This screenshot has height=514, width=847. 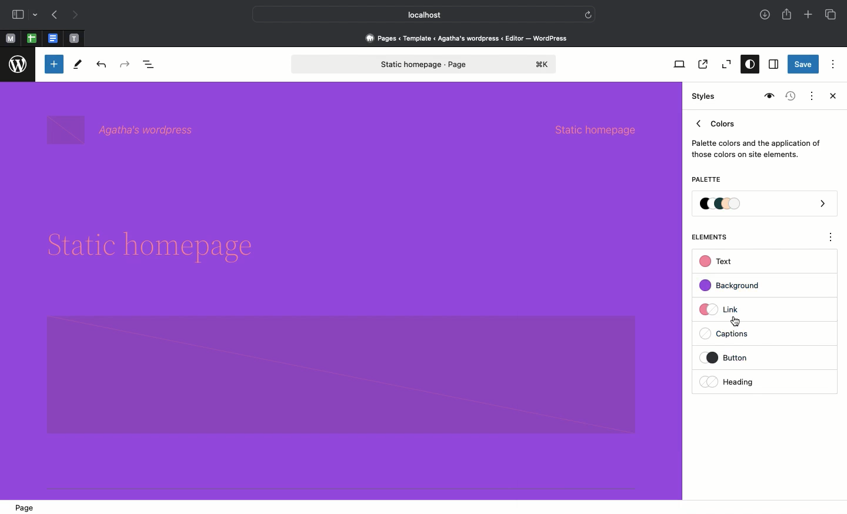 I want to click on Add new tab, so click(x=809, y=16).